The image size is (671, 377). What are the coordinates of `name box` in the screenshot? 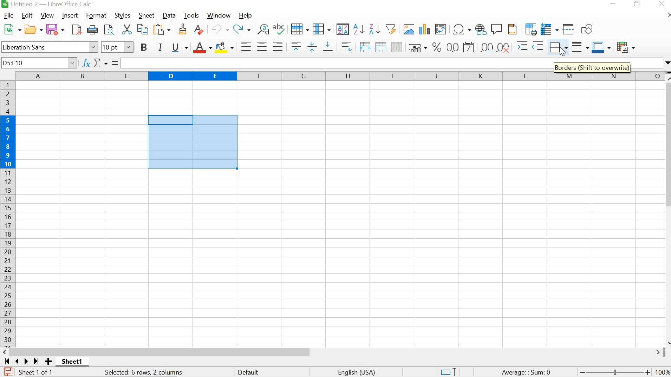 It's located at (39, 62).